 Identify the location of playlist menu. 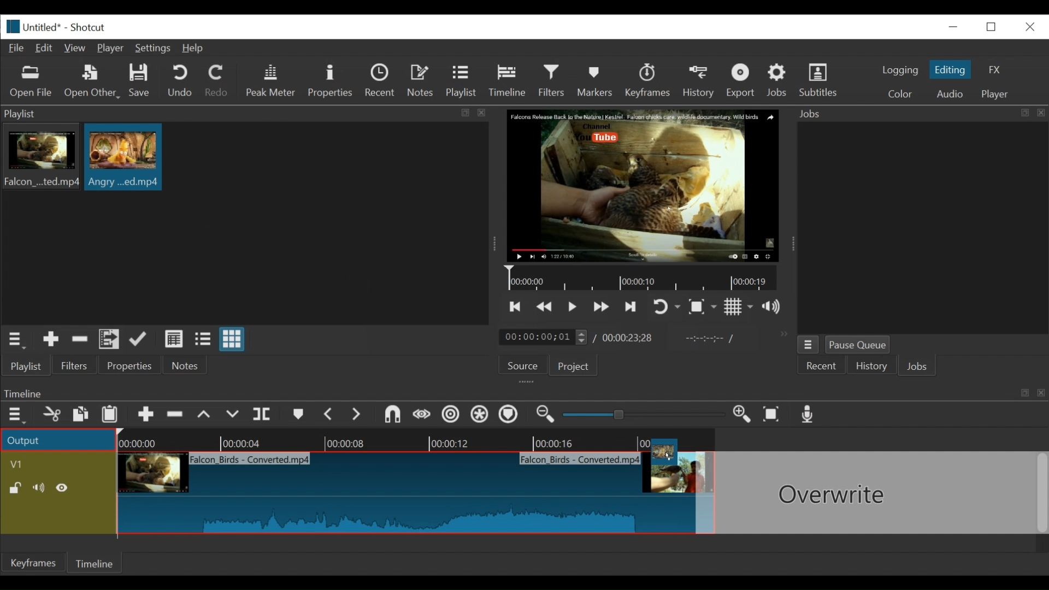
(17, 339).